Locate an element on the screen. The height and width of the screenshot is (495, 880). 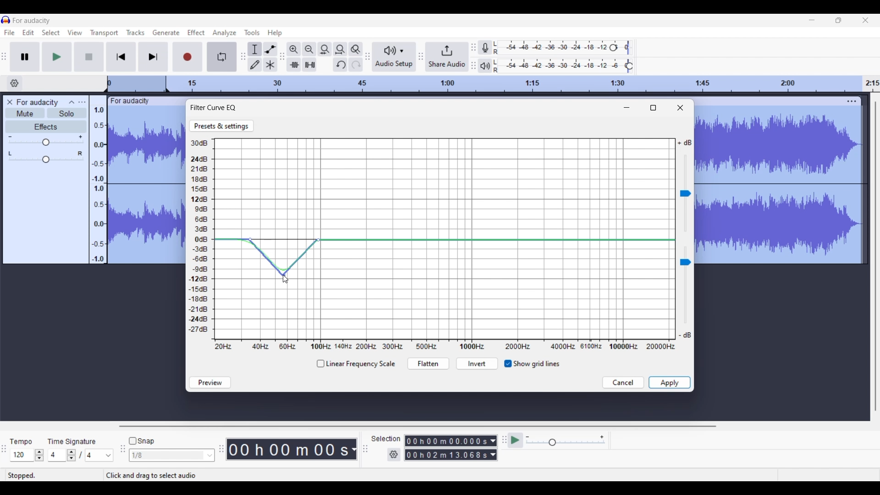
Invert is located at coordinates (477, 364).